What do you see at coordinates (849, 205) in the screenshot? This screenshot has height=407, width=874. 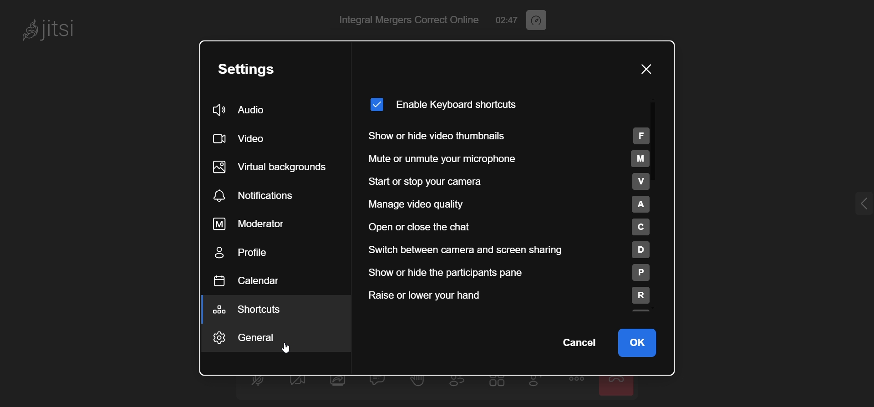 I see `Expand` at bounding box center [849, 205].